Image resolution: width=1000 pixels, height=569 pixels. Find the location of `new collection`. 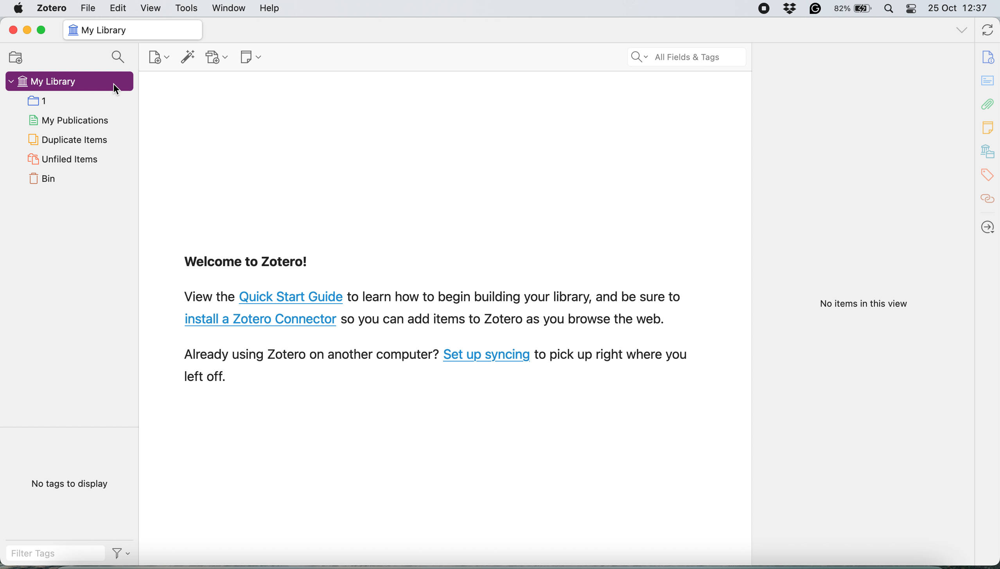

new collection is located at coordinates (13, 59).